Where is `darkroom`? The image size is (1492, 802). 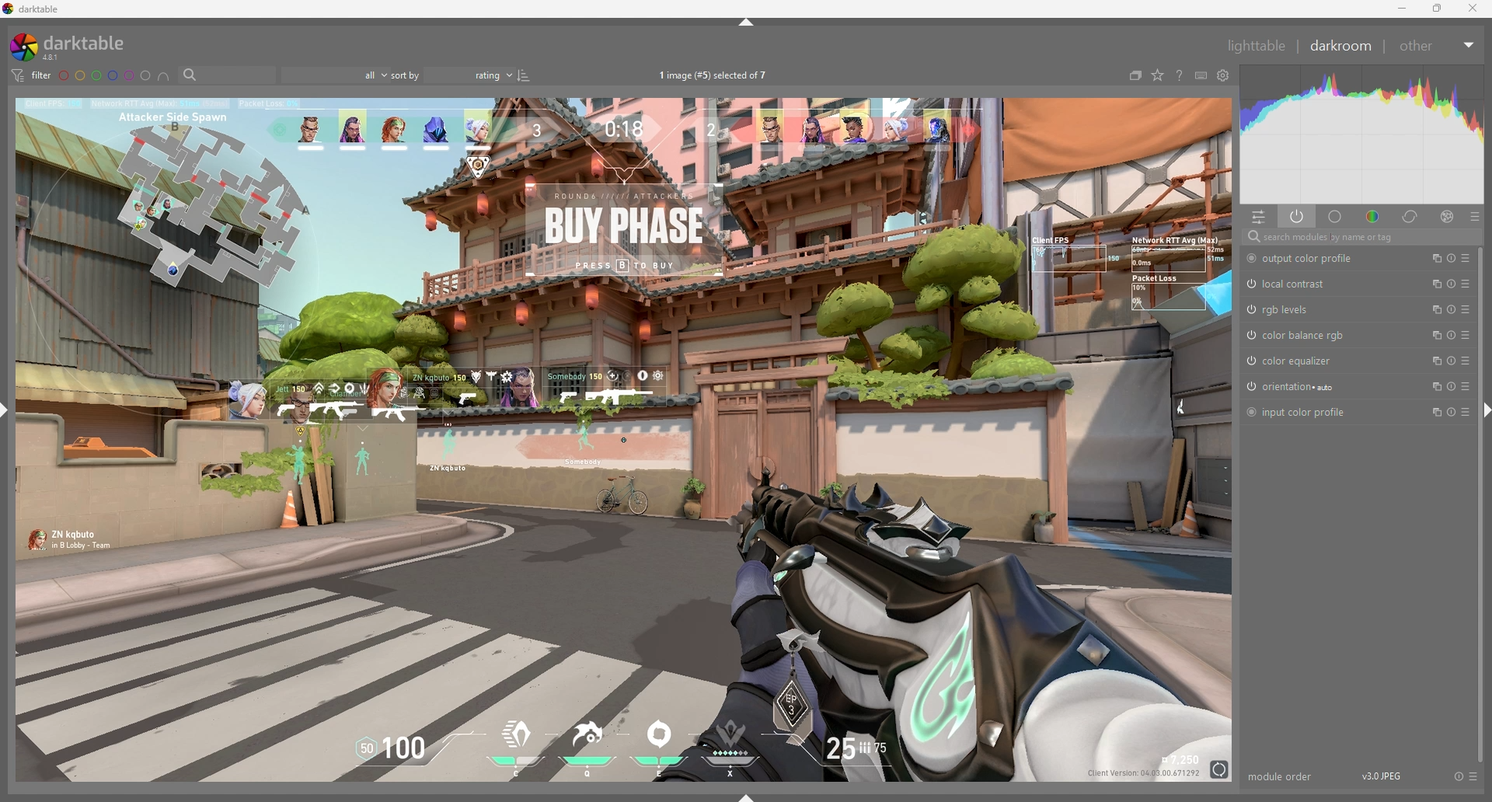
darkroom is located at coordinates (1344, 45).